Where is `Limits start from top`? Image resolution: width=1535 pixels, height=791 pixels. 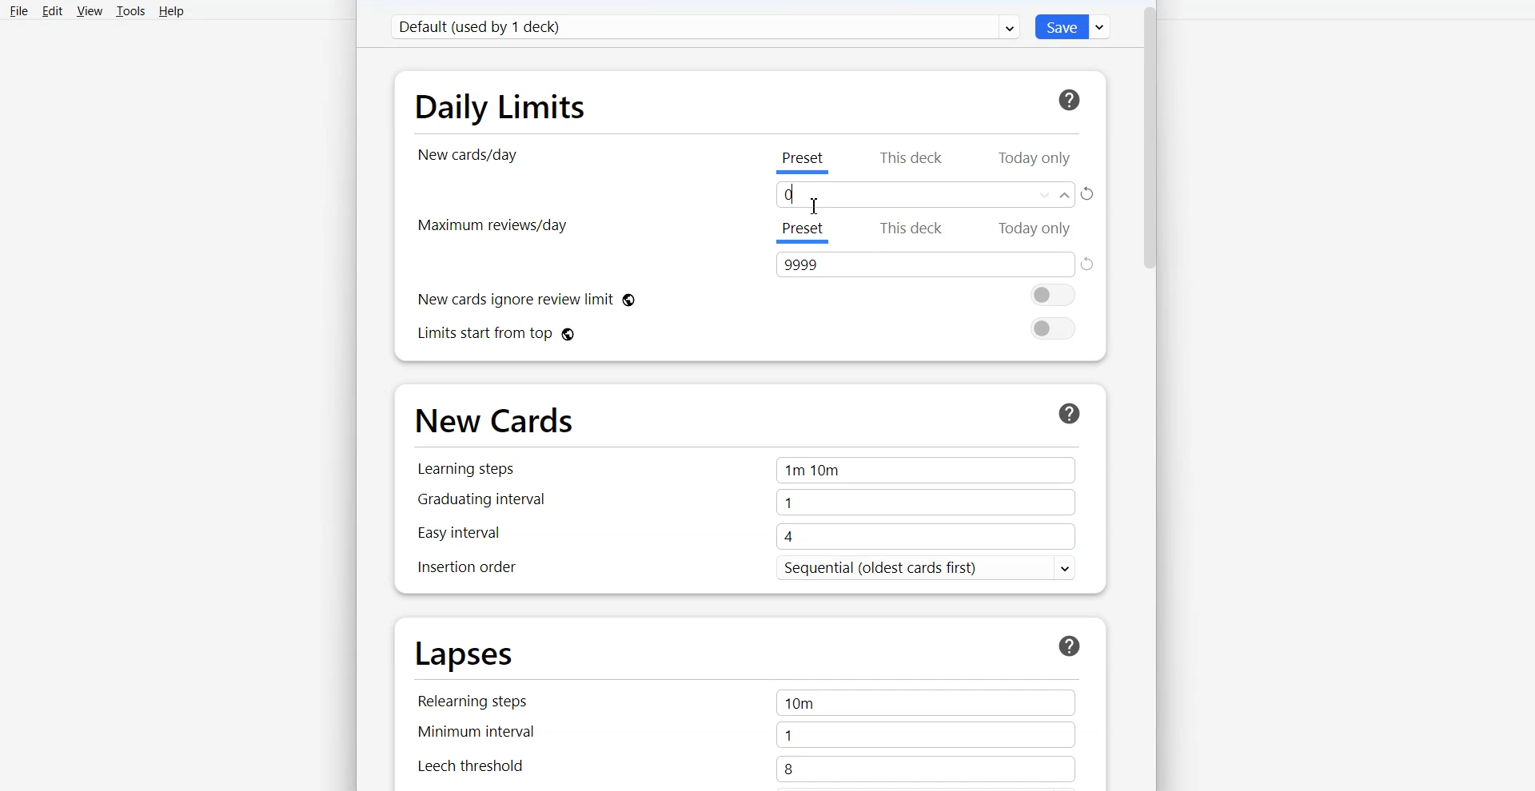 Limits start from top is located at coordinates (746, 329).